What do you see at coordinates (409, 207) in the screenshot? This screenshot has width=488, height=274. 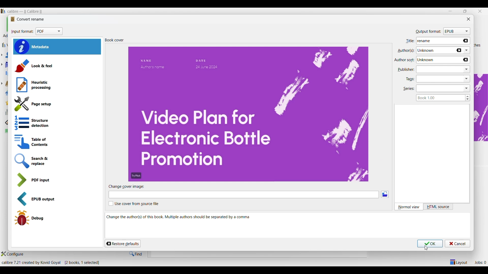 I see `Normal view` at bounding box center [409, 207].